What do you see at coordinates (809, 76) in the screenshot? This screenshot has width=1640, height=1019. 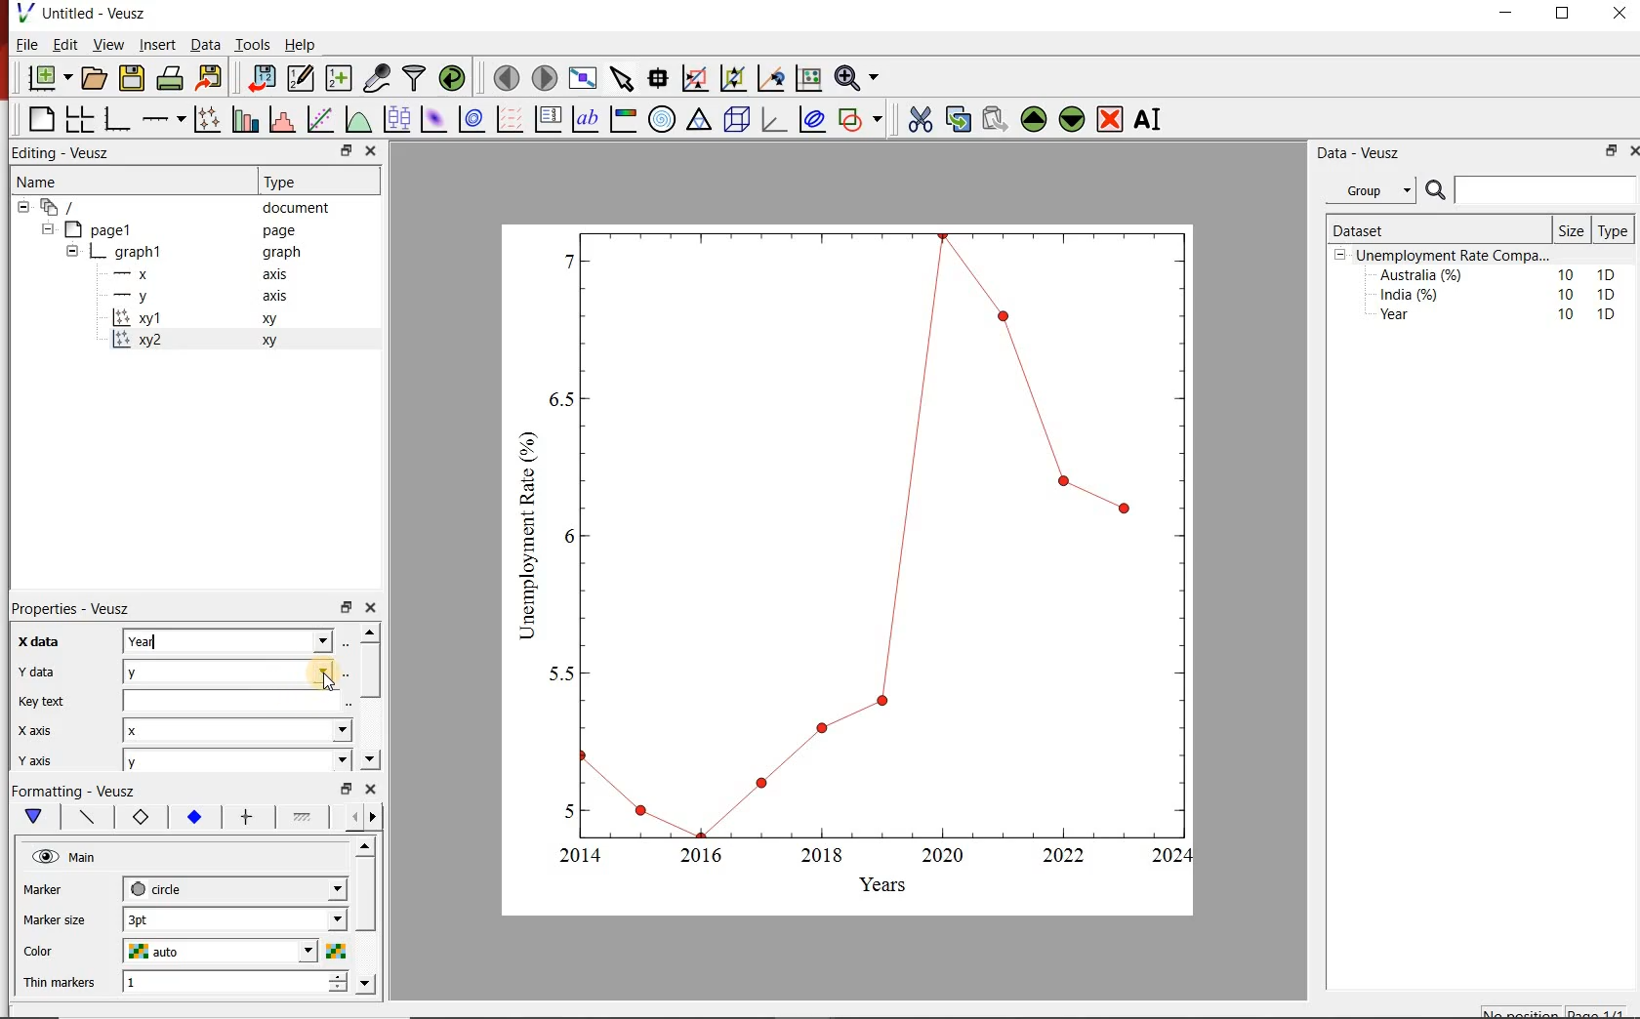 I see `click to resset graph axes` at bounding box center [809, 76].